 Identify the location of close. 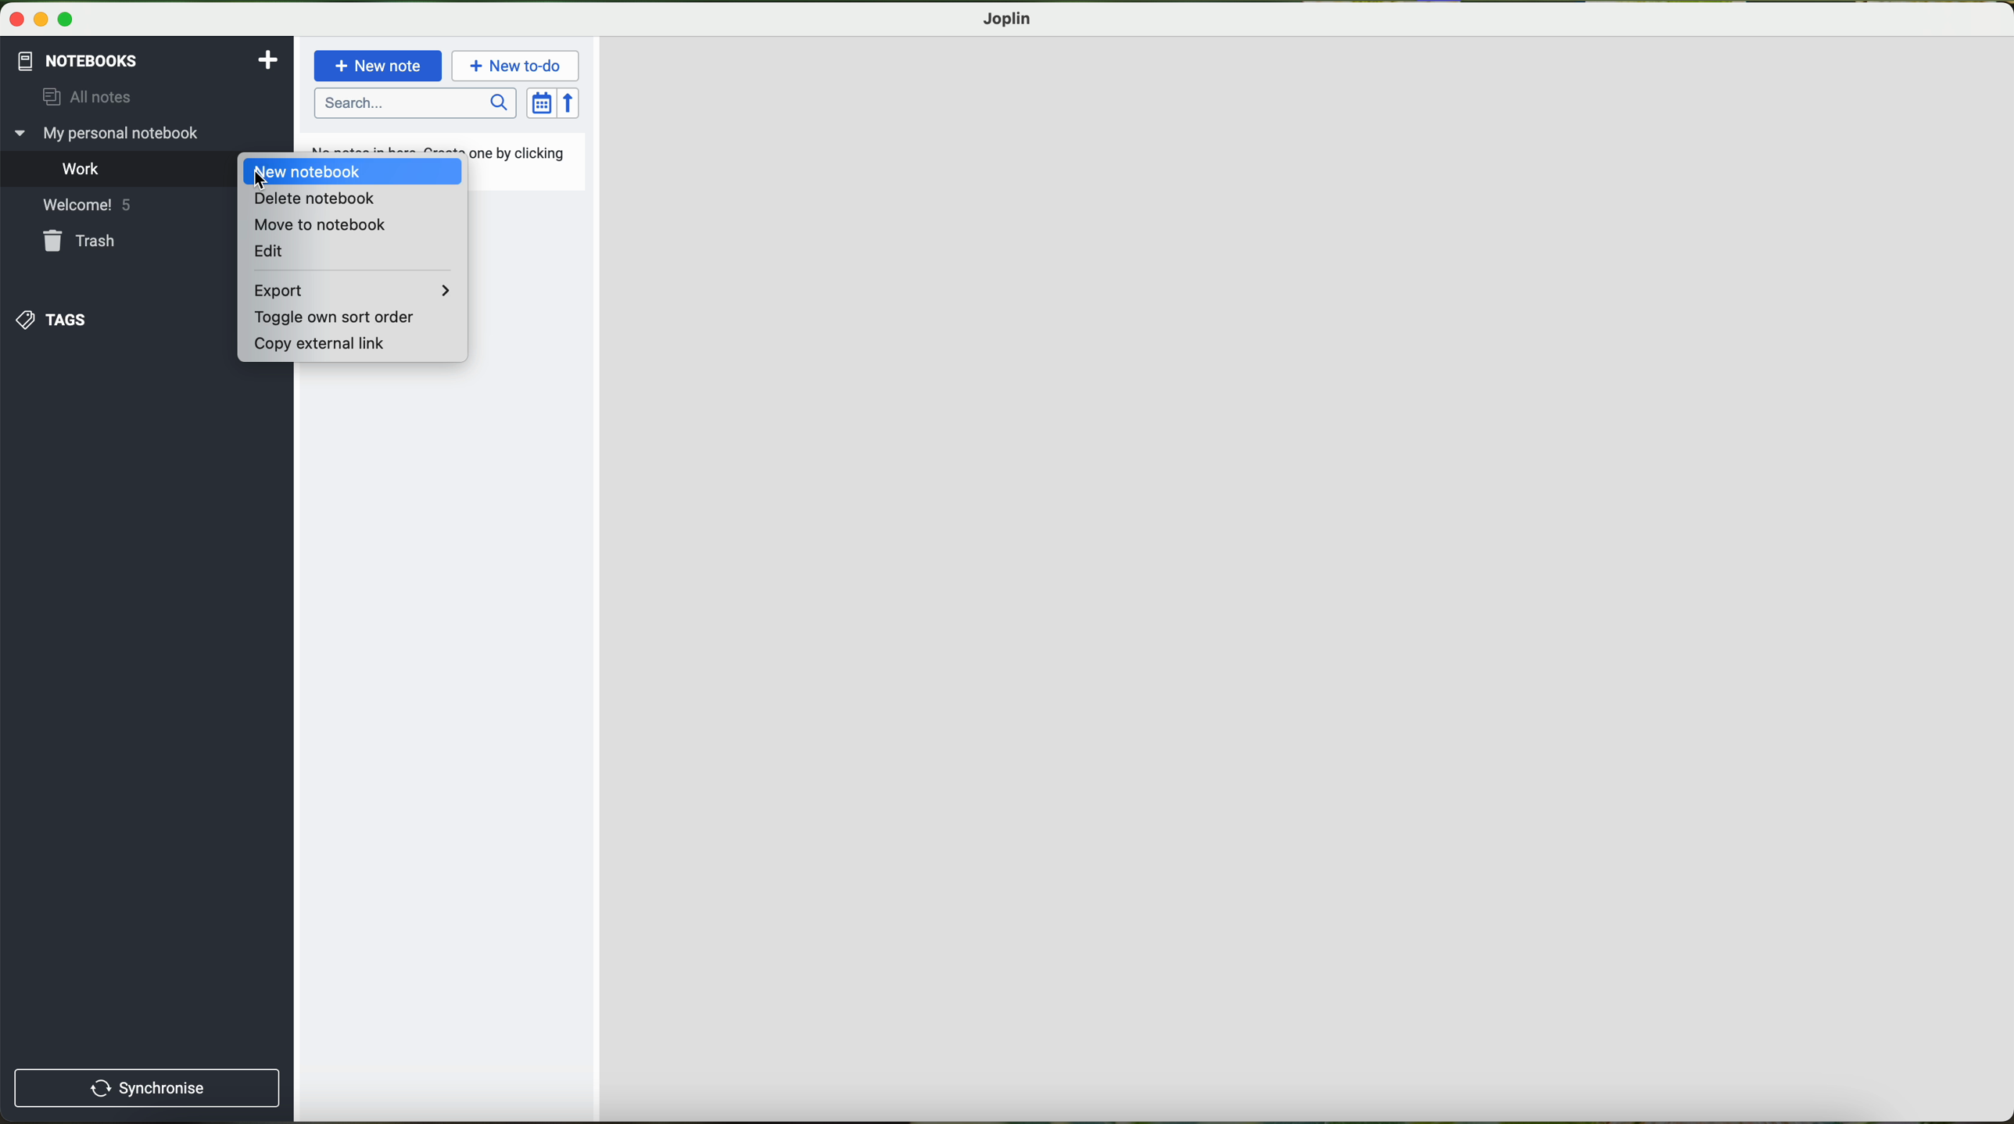
(18, 20).